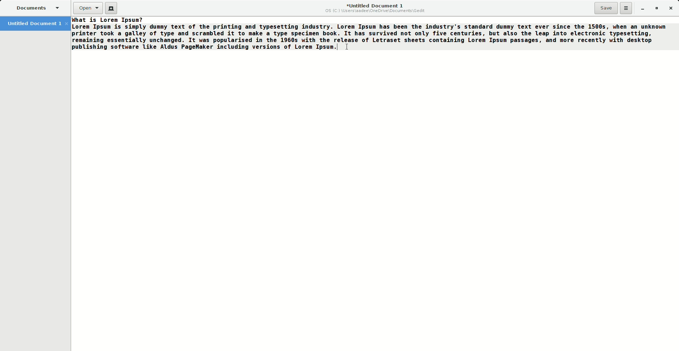 The image size is (679, 351). What do you see at coordinates (348, 46) in the screenshot?
I see `Cursor` at bounding box center [348, 46].